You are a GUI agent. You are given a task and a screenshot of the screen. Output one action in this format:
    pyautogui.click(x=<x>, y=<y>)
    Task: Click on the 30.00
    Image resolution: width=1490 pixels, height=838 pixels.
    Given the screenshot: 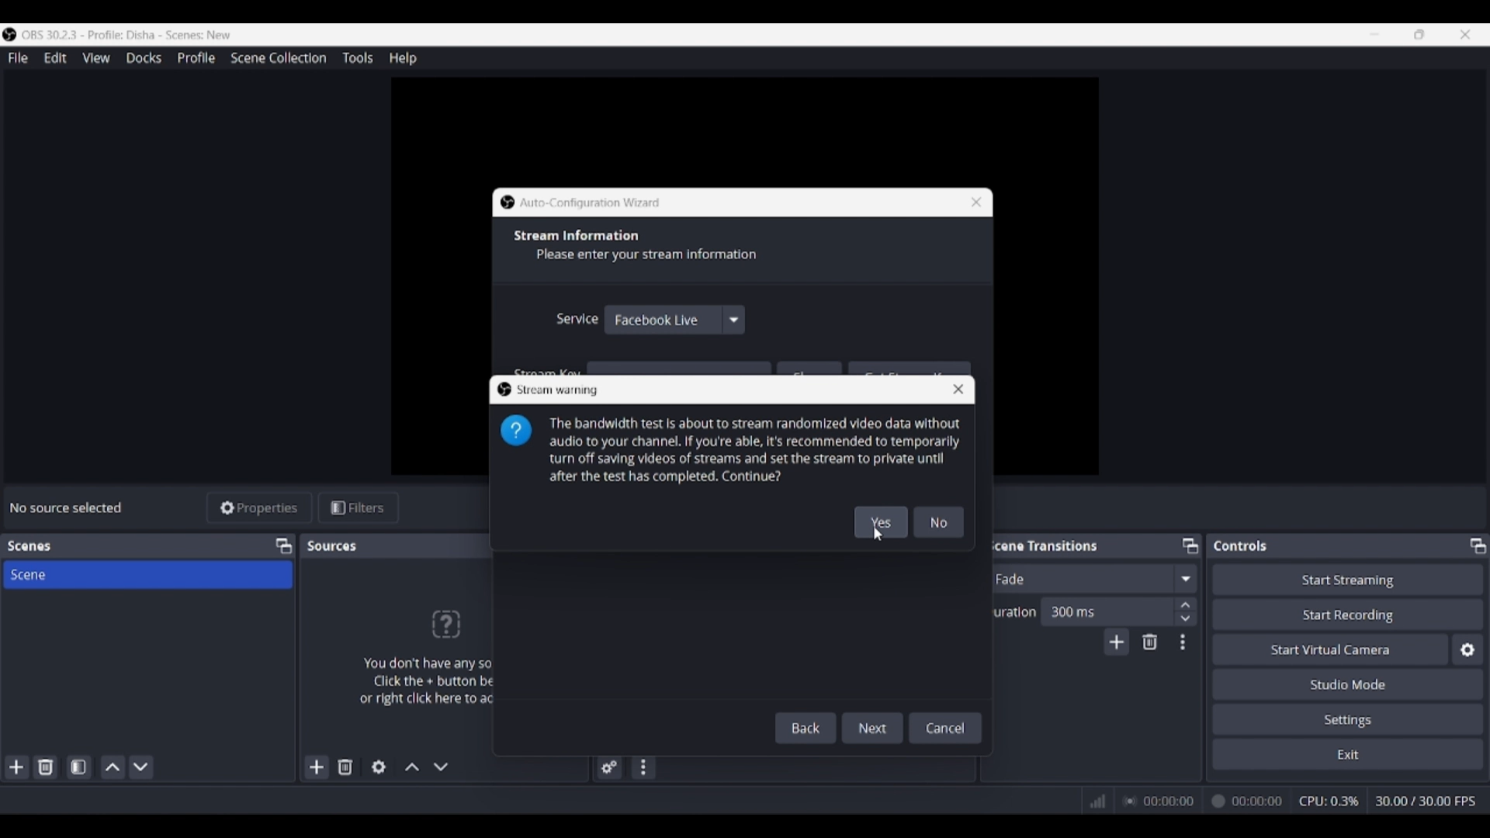 What is the action you would take?
    pyautogui.click(x=1426, y=800)
    